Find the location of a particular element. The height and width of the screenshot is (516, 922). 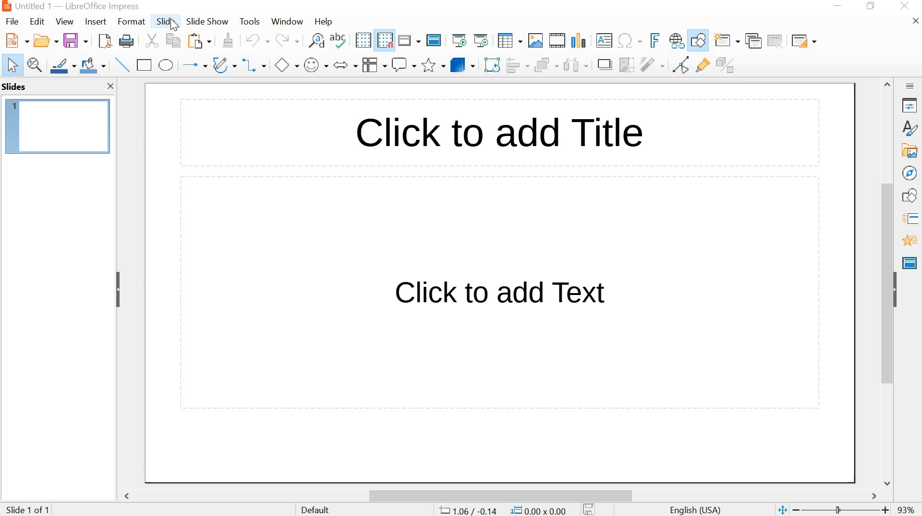

Curves and polygons is located at coordinates (224, 64).